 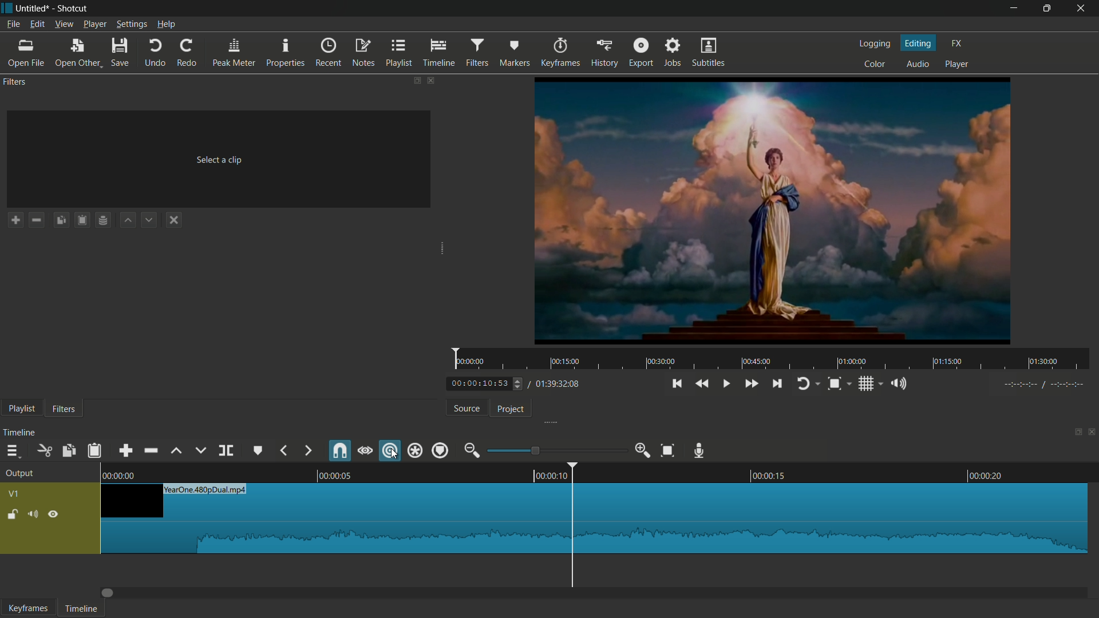 I want to click on ripple, so click(x=388, y=450).